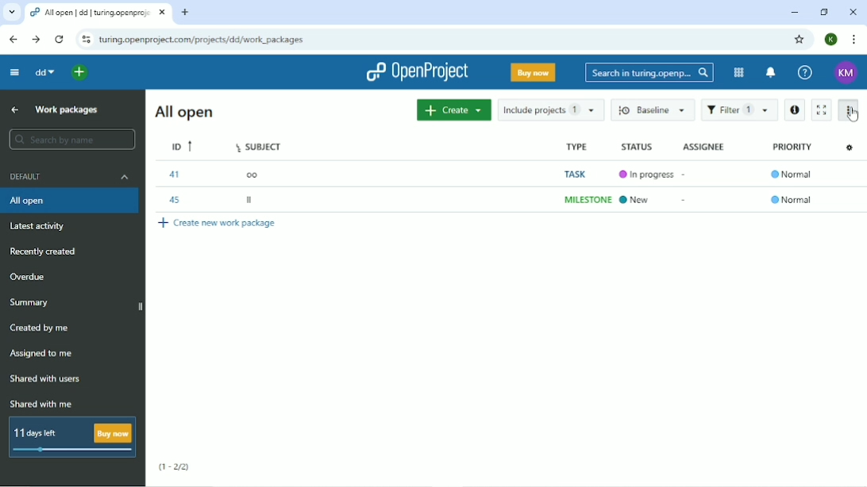 This screenshot has height=487, width=867. What do you see at coordinates (252, 198) in the screenshot?
I see `ll` at bounding box center [252, 198].